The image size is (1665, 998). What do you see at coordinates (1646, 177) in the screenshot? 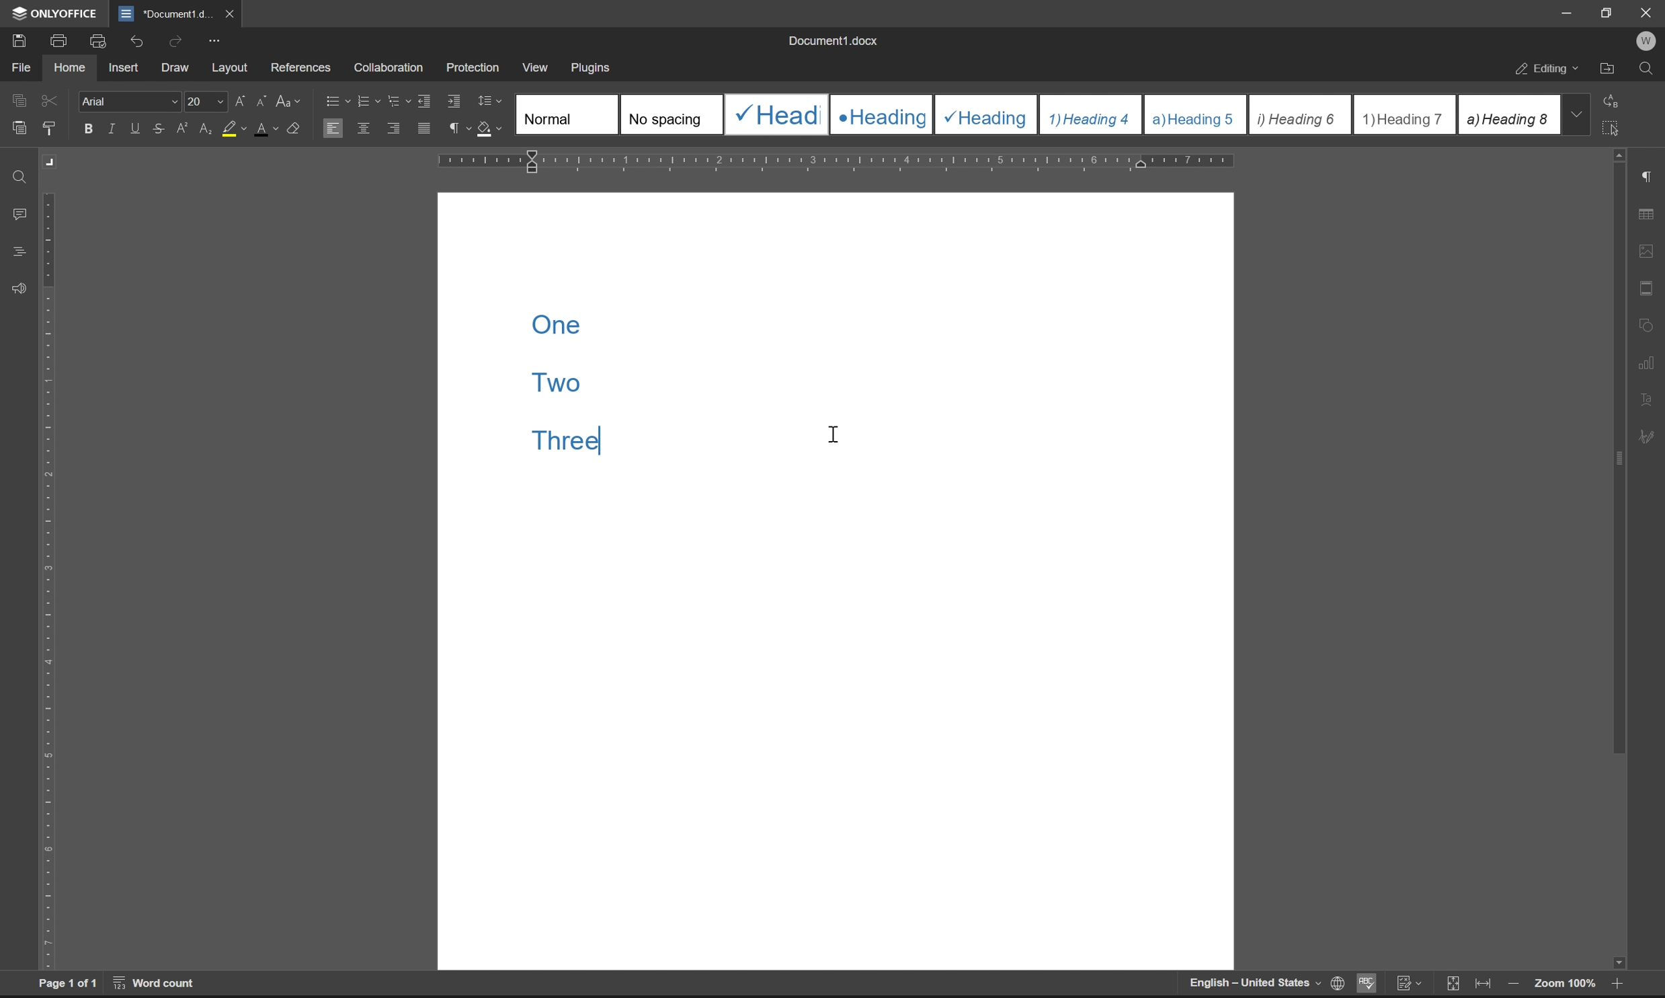
I see `paragraph settings` at bounding box center [1646, 177].